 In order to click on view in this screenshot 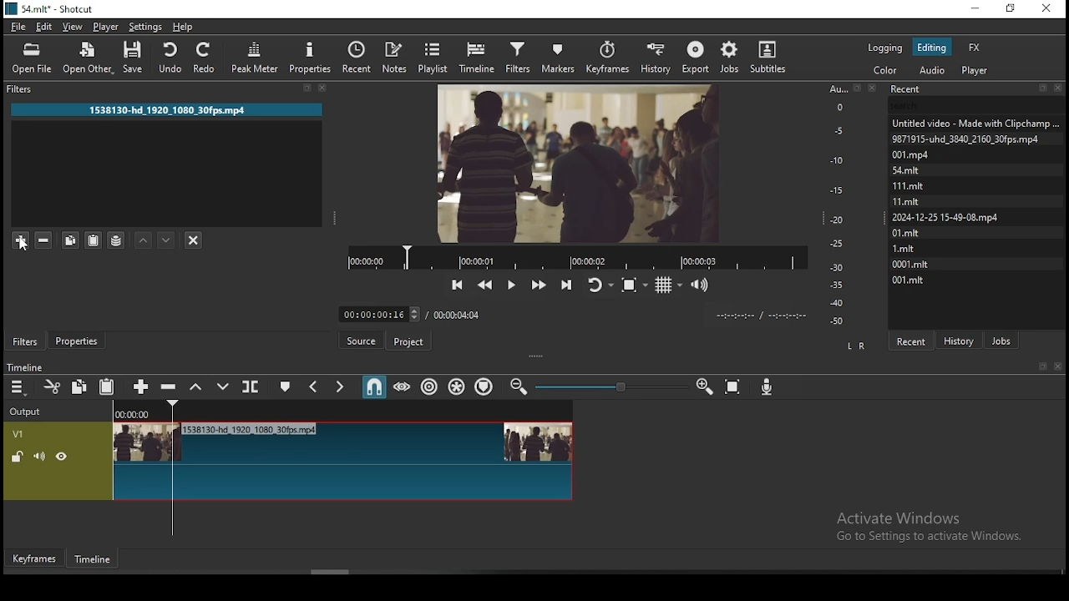, I will do `click(73, 27)`.